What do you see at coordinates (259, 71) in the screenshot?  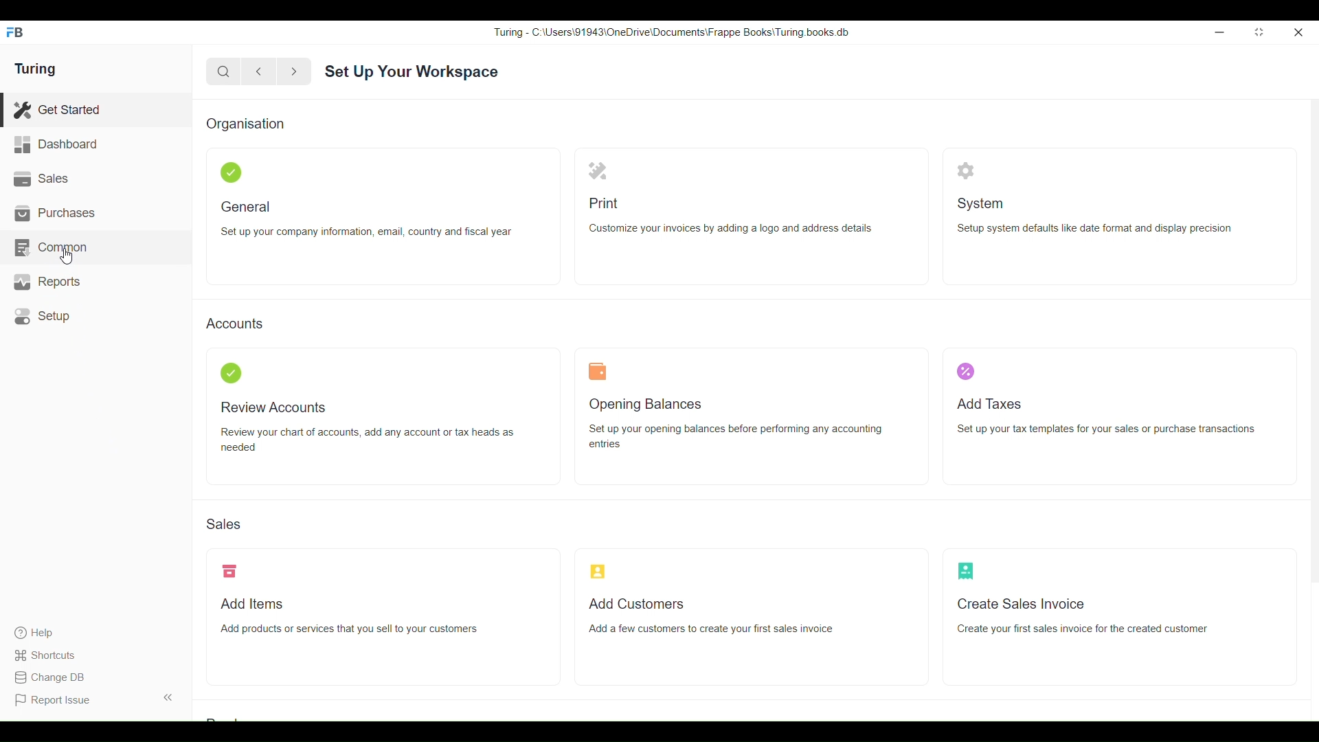 I see `Previous` at bounding box center [259, 71].